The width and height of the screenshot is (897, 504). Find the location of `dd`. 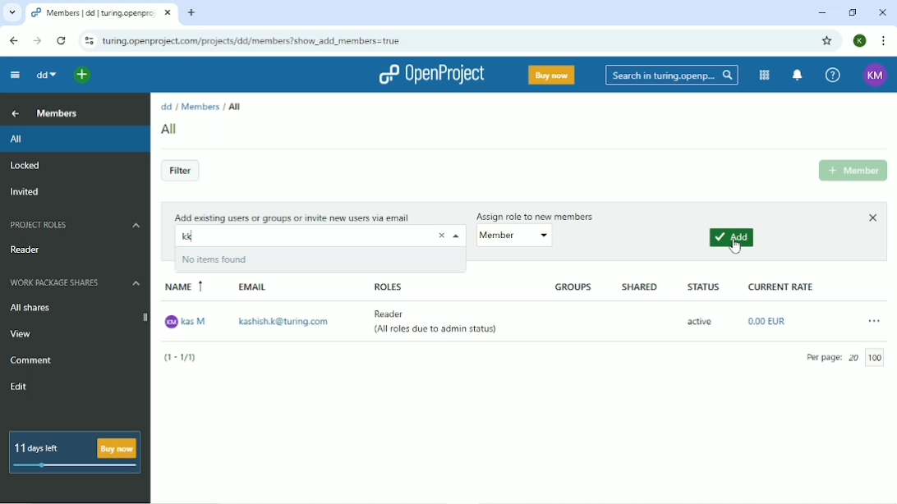

dd is located at coordinates (166, 107).